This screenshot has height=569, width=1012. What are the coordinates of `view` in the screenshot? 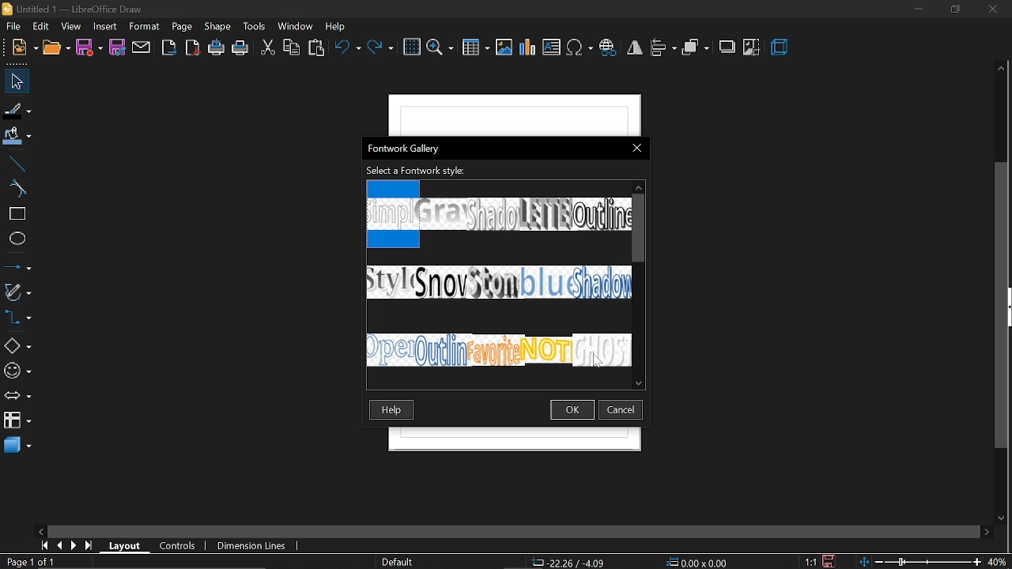 It's located at (71, 26).